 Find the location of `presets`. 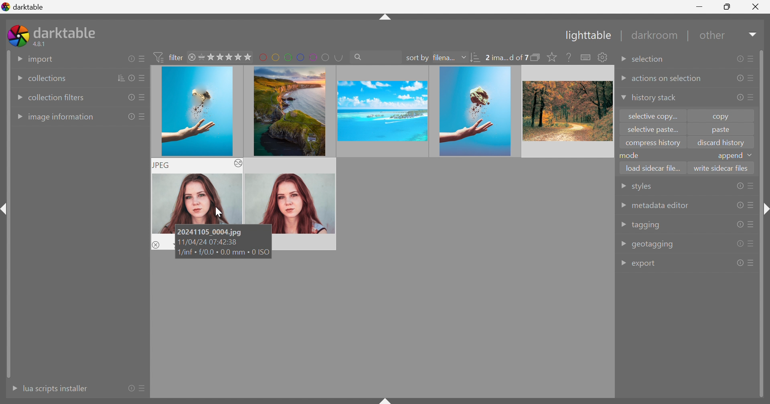

presets is located at coordinates (144, 389).